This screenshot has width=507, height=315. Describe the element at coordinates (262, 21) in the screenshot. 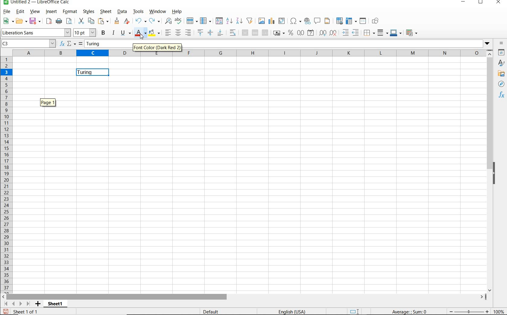

I see `INSERT IMAGE` at that location.